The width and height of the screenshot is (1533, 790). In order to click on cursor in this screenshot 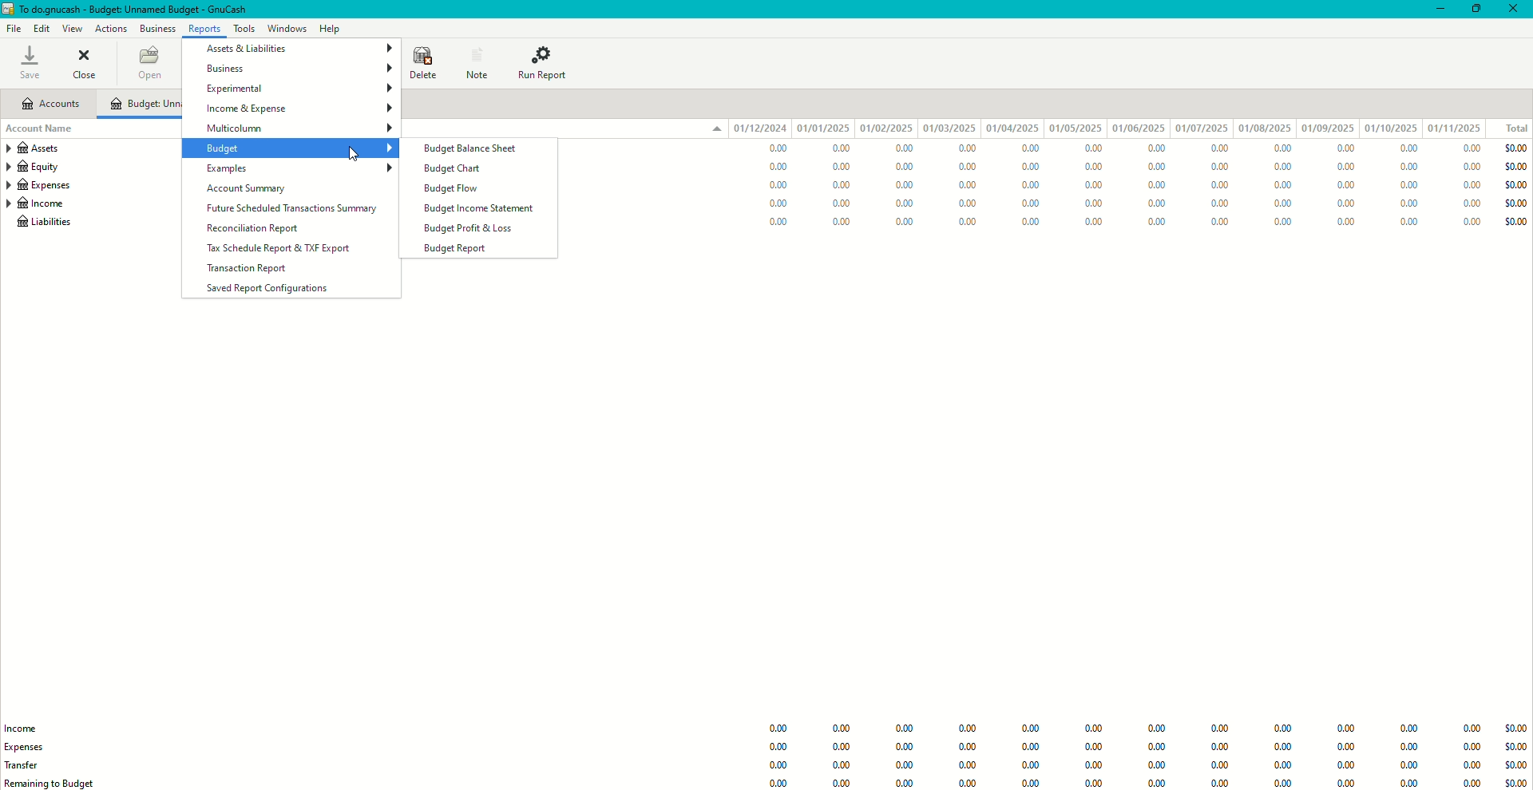, I will do `click(348, 152)`.